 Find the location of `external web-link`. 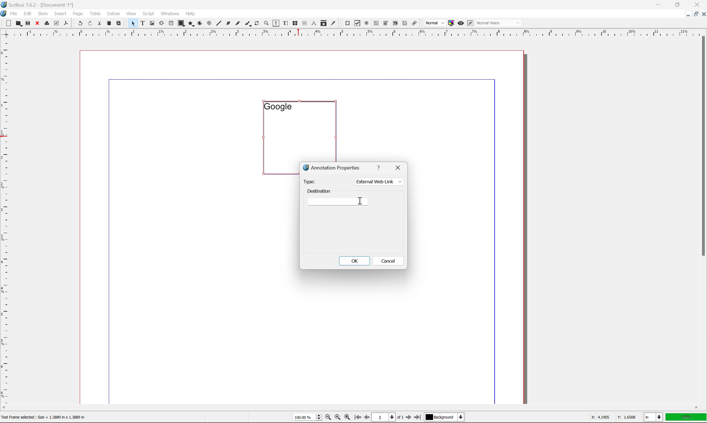

external web-link is located at coordinates (378, 182).